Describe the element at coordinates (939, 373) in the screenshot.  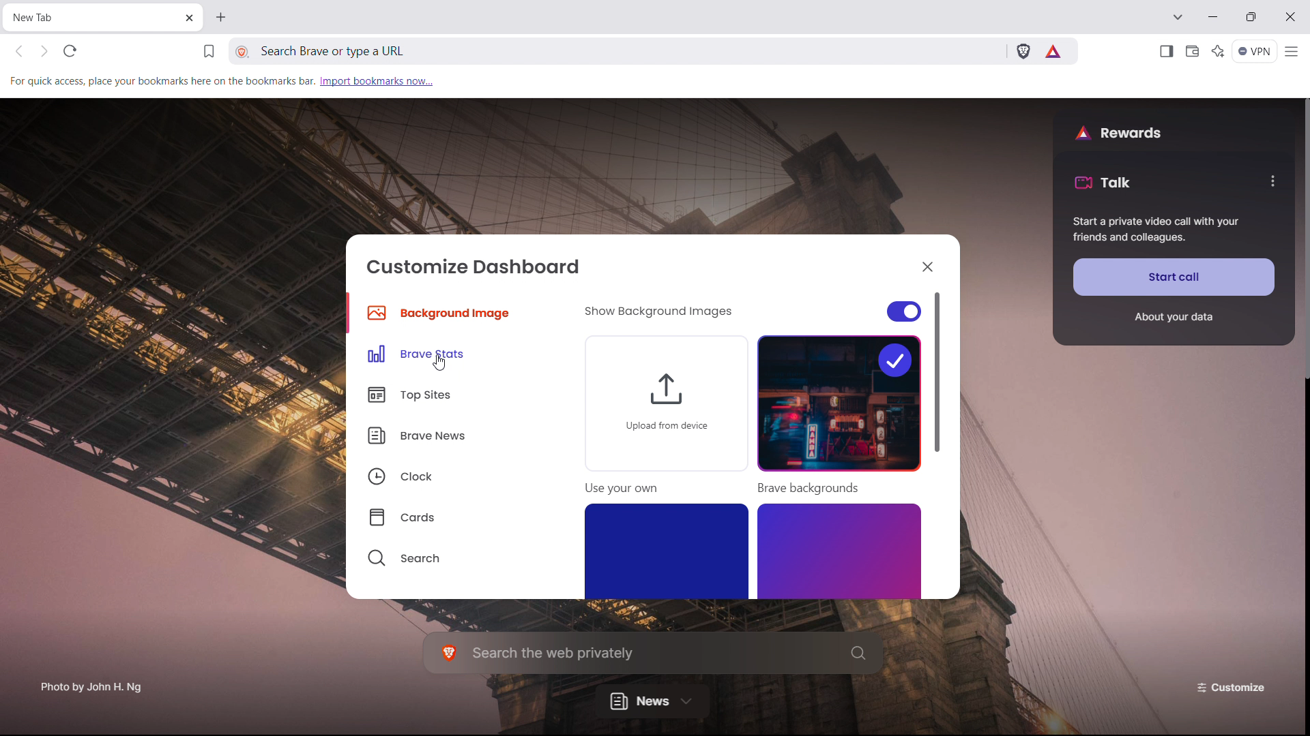
I see `scrollbar` at that location.